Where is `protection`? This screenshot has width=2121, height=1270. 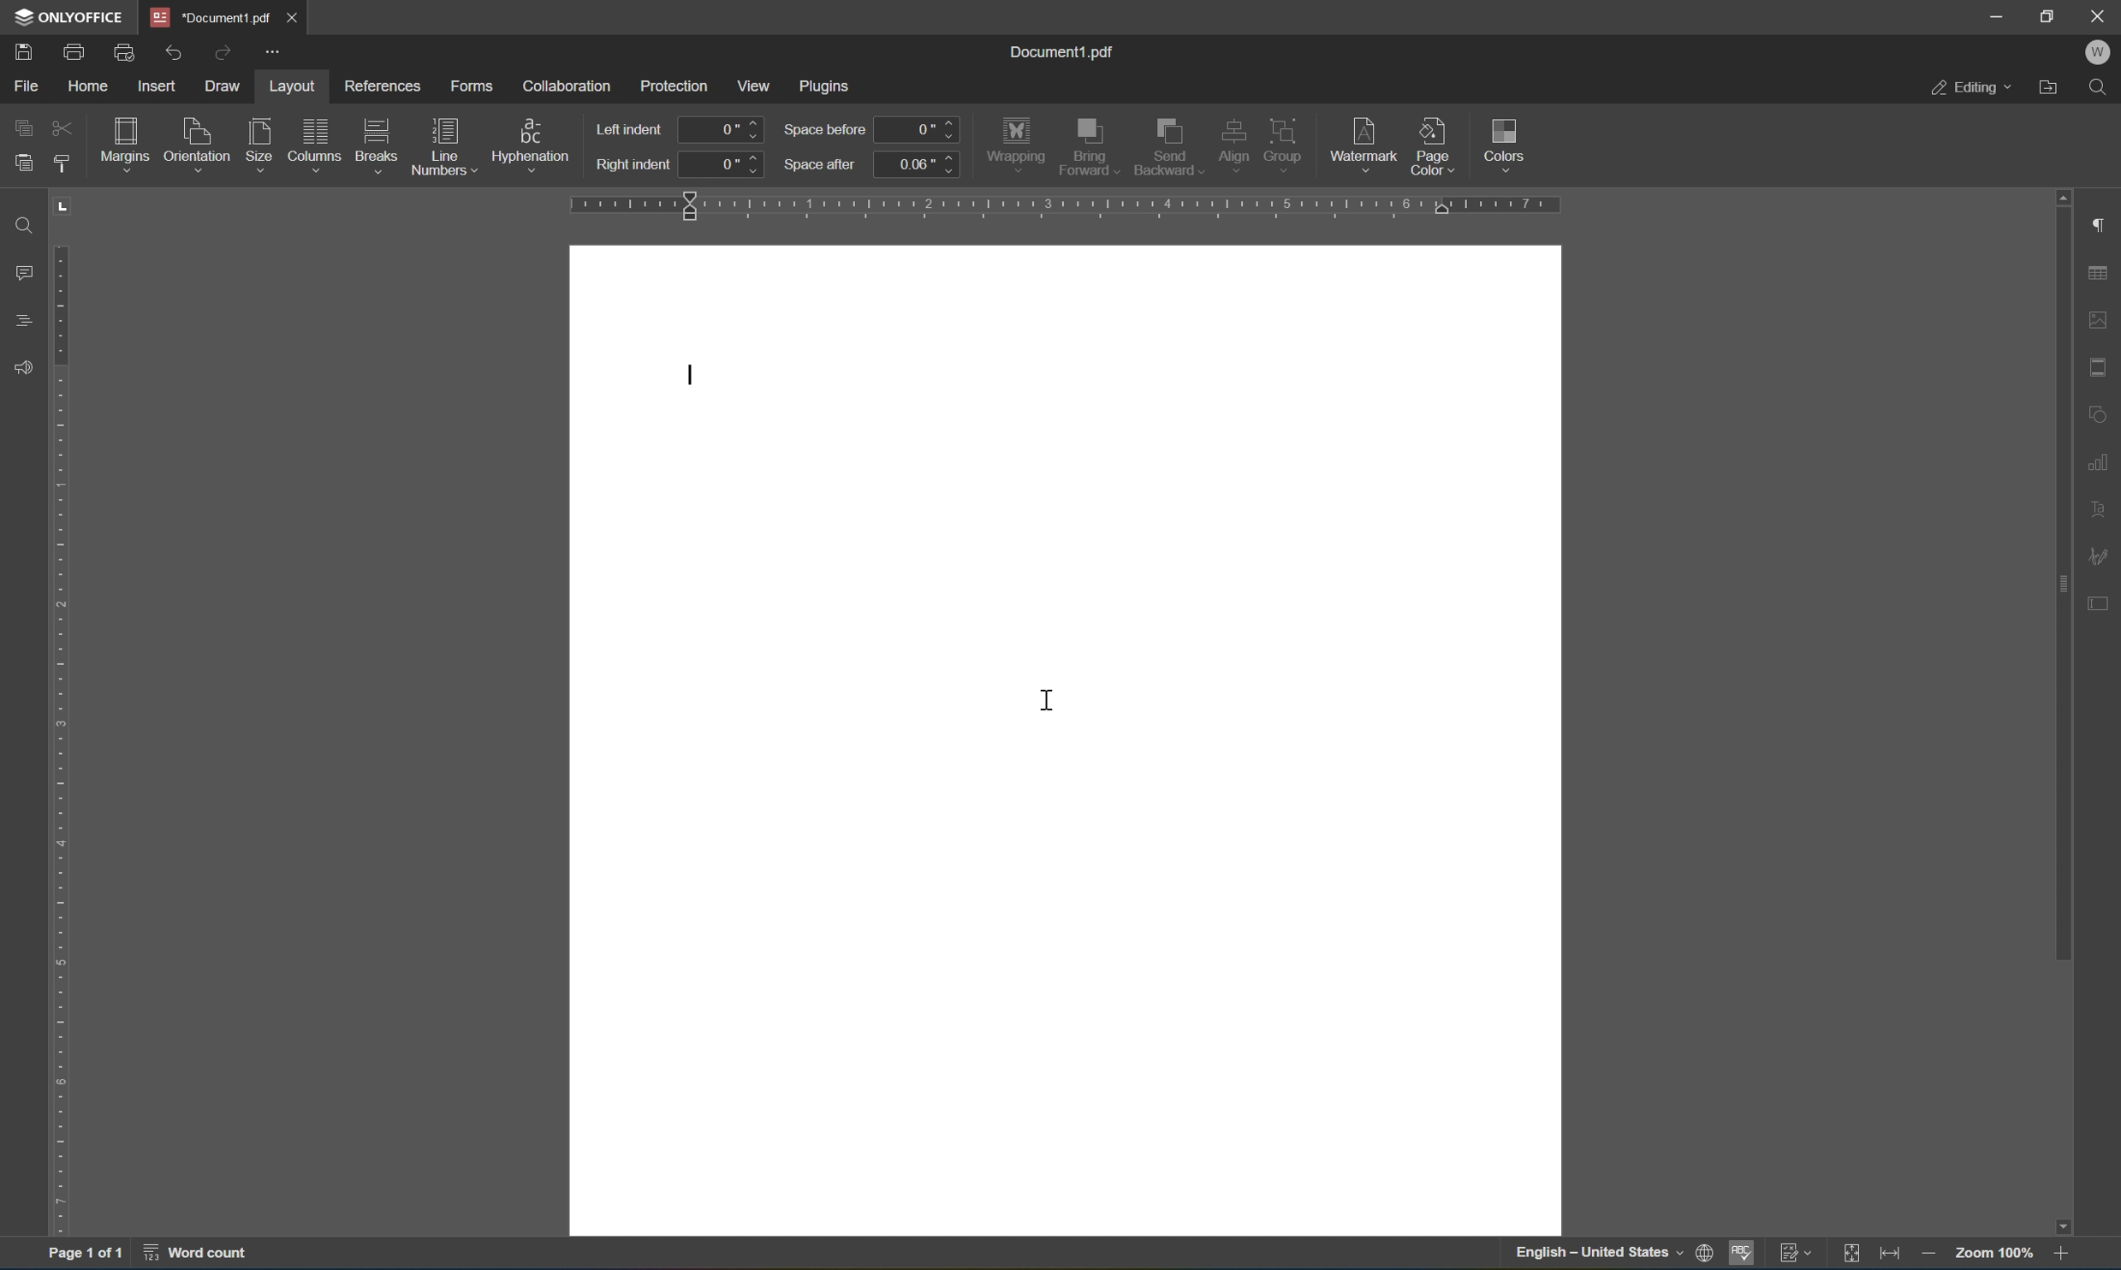
protection is located at coordinates (674, 84).